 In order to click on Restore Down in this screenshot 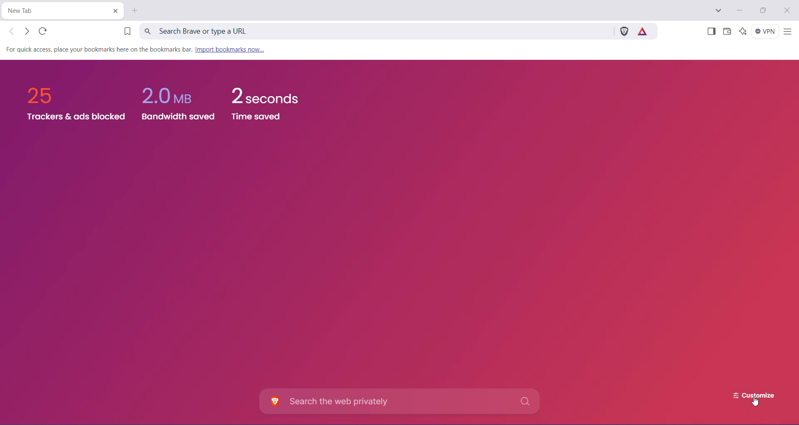, I will do `click(765, 10)`.